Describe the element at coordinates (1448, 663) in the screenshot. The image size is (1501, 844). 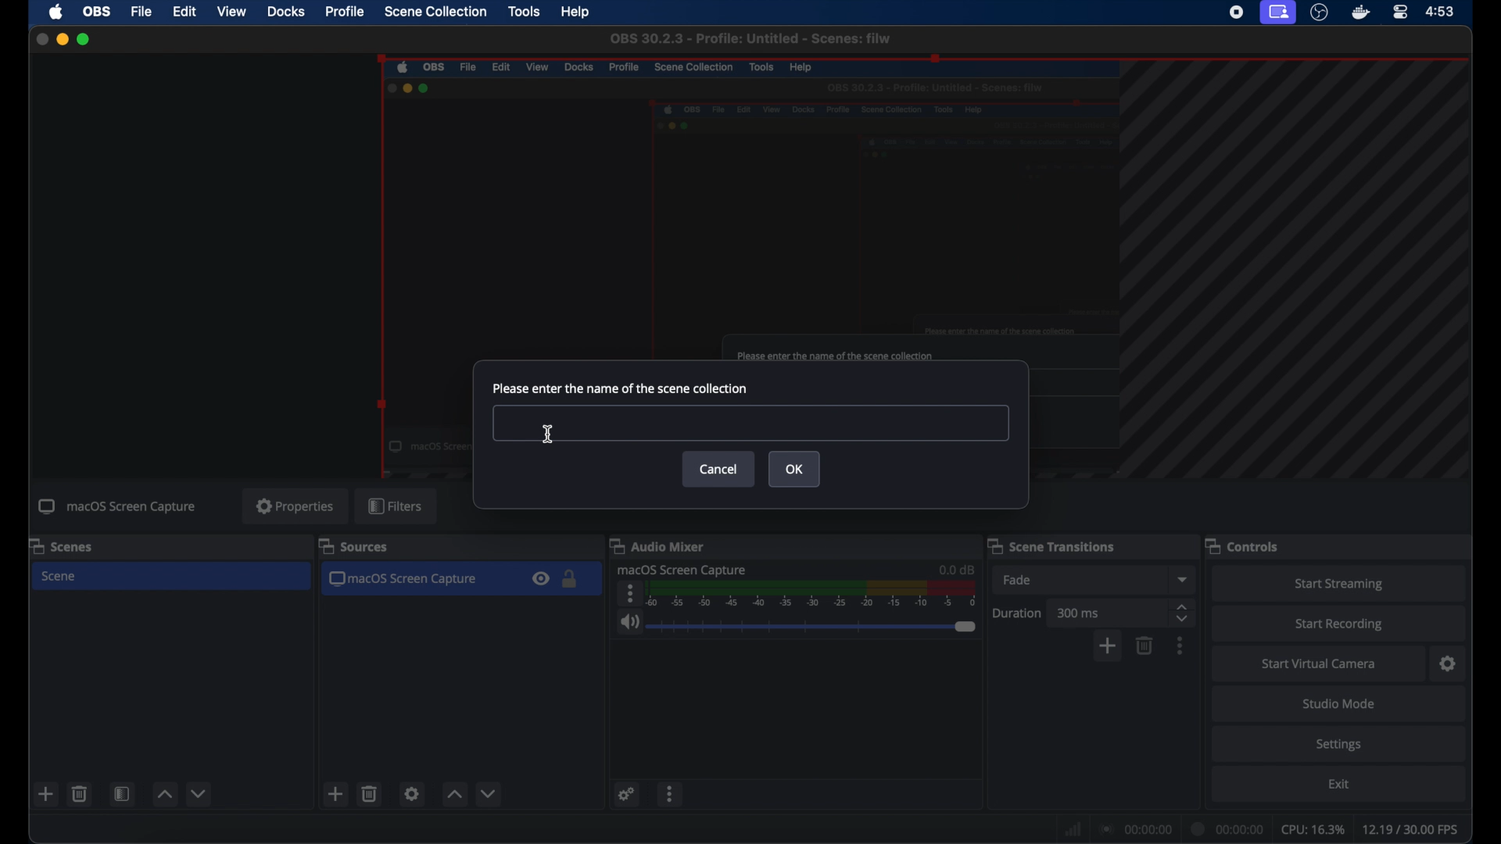
I see `settings` at that location.